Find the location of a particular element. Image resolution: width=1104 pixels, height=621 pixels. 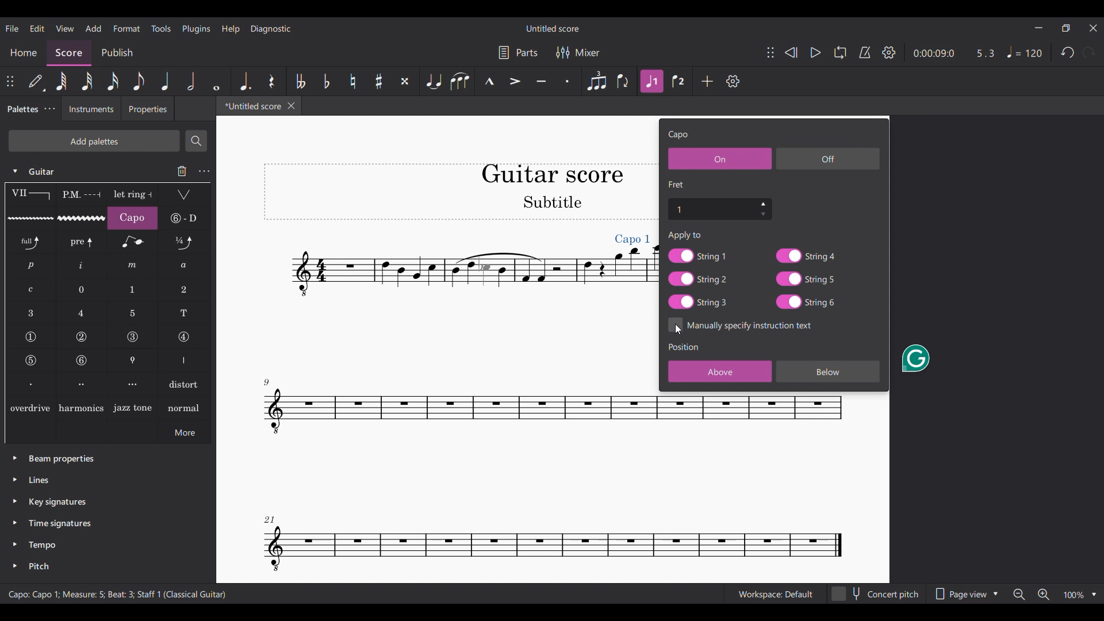

String 4 toggle is located at coordinates (805, 255).